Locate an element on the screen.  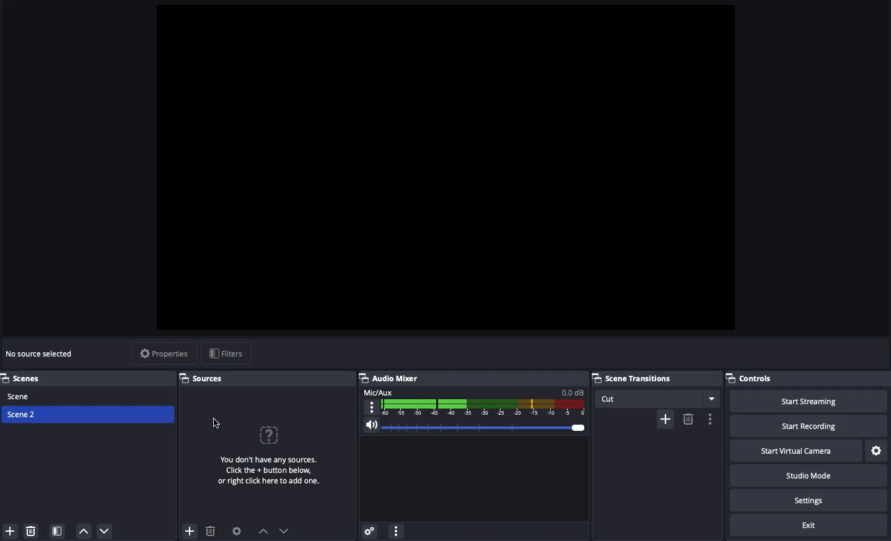
Scene transitions is located at coordinates (653, 379).